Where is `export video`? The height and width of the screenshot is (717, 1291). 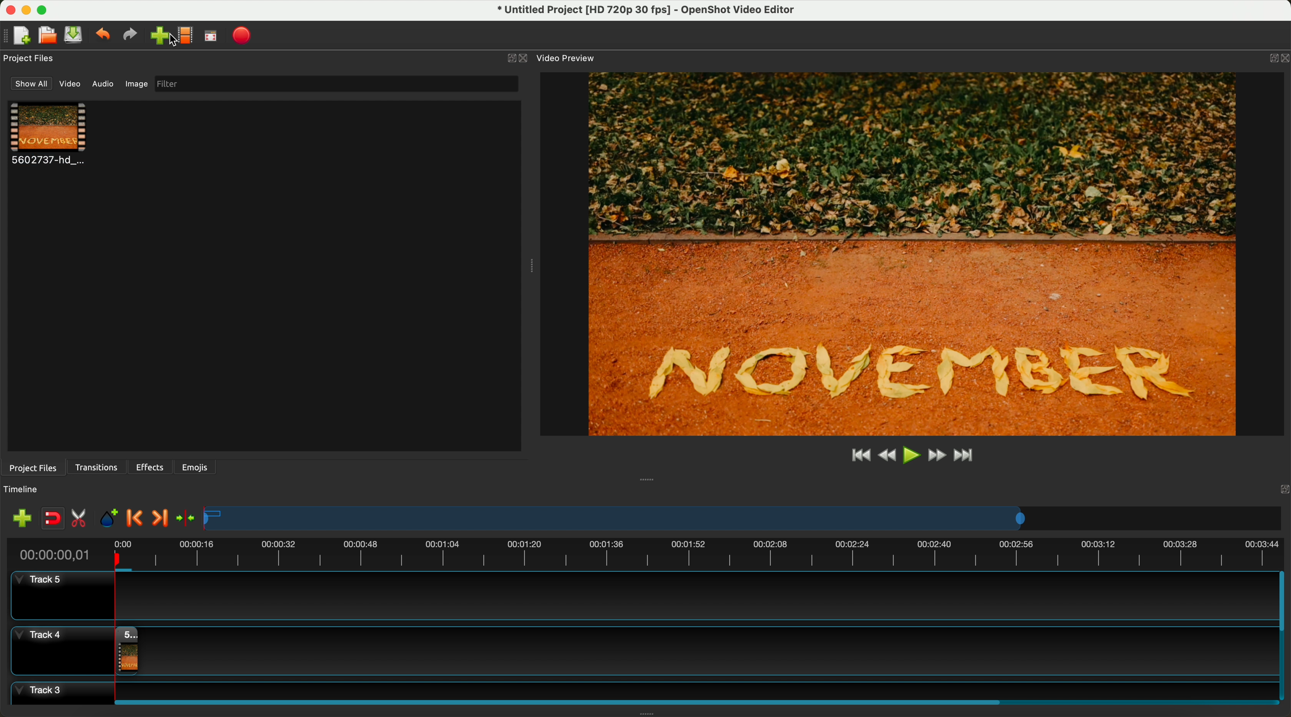 export video is located at coordinates (245, 36).